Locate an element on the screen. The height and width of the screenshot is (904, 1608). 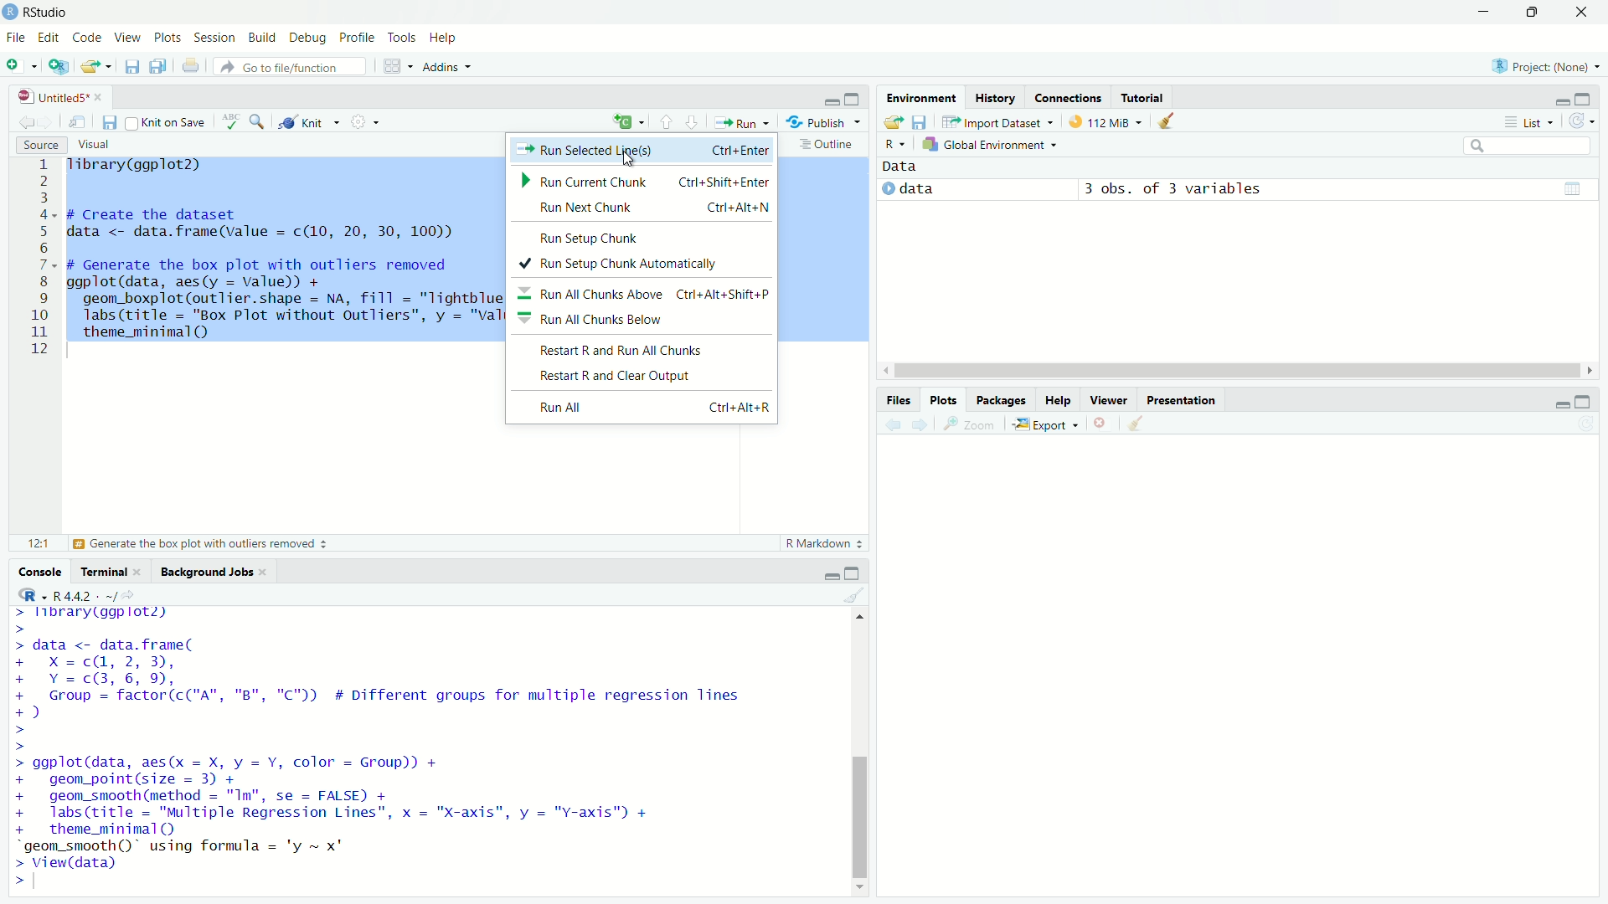
112 MiB ~ is located at coordinates (1117, 123).